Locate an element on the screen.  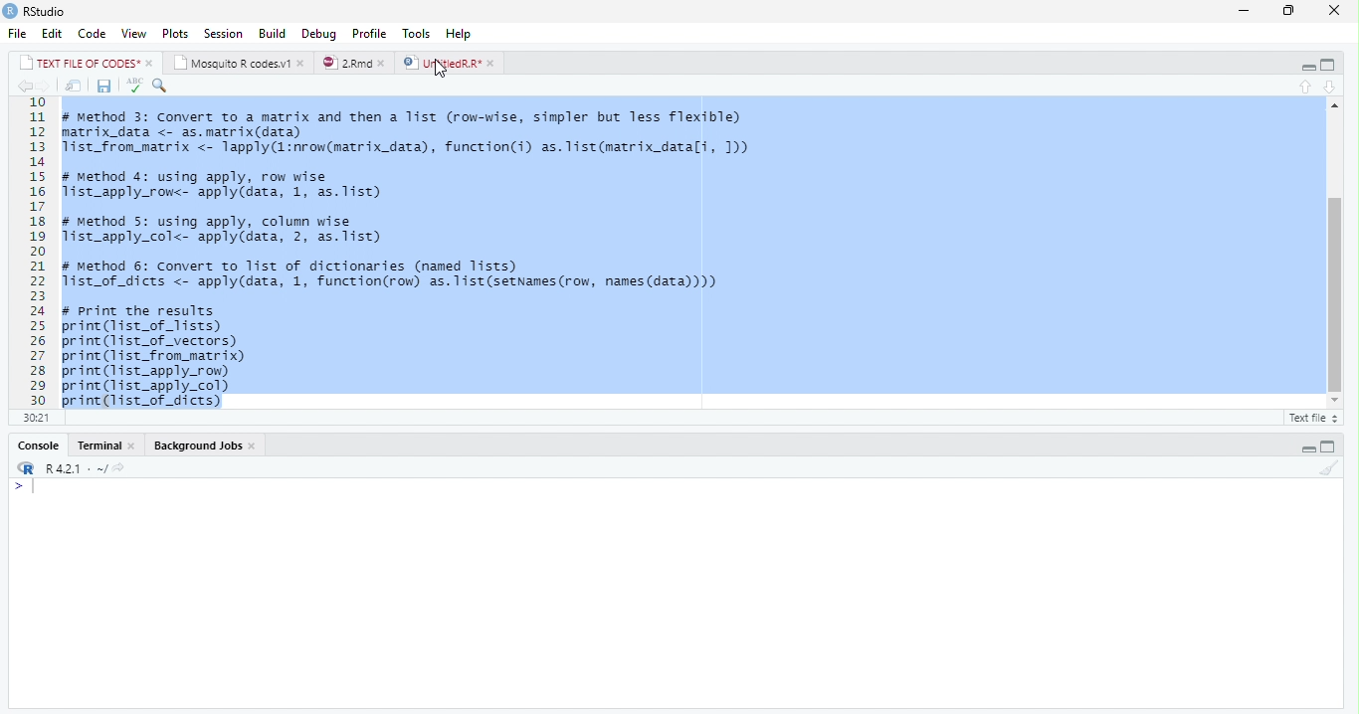
Tools is located at coordinates (419, 33).